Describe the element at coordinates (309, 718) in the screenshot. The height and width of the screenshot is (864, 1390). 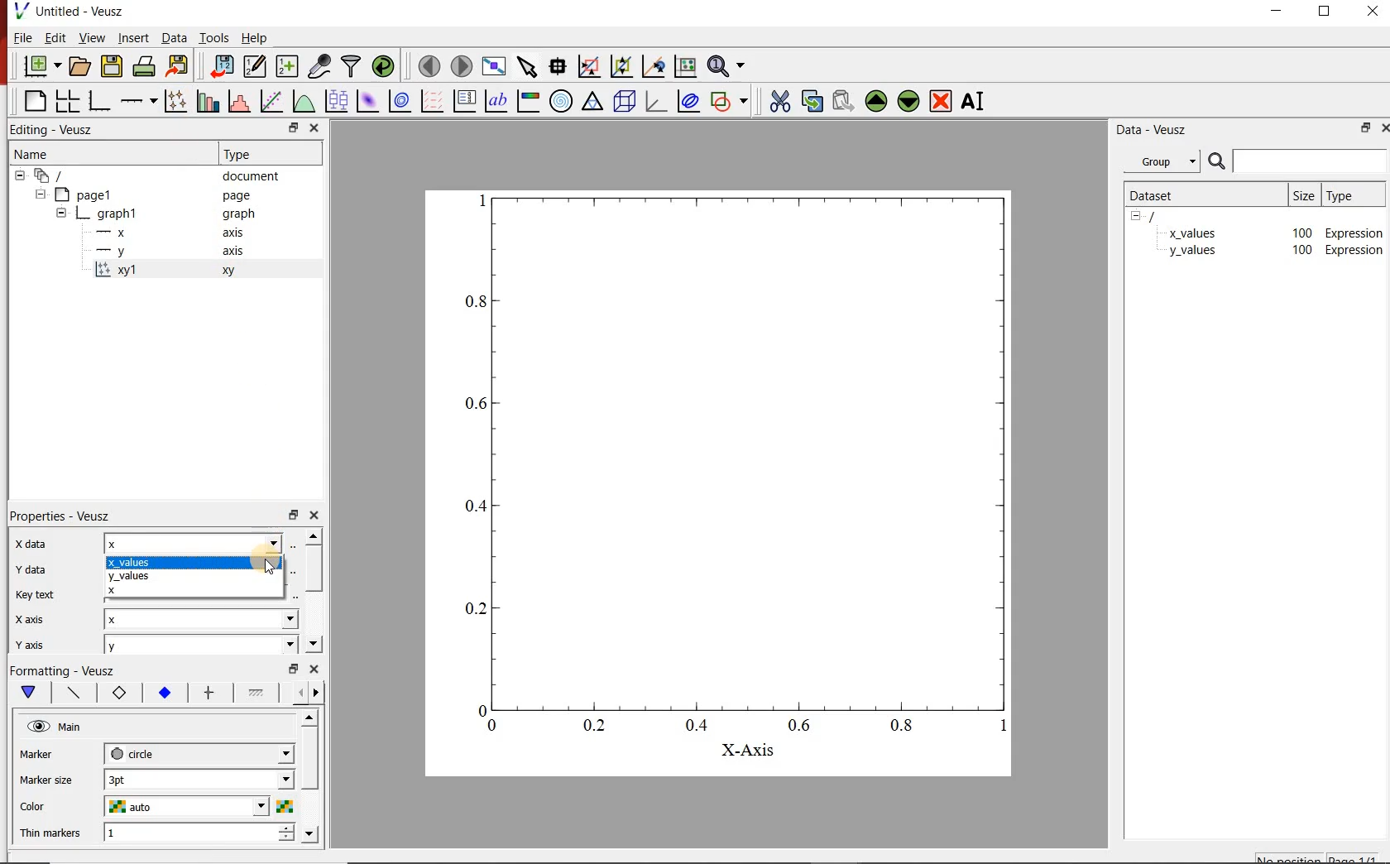
I see `move up` at that location.